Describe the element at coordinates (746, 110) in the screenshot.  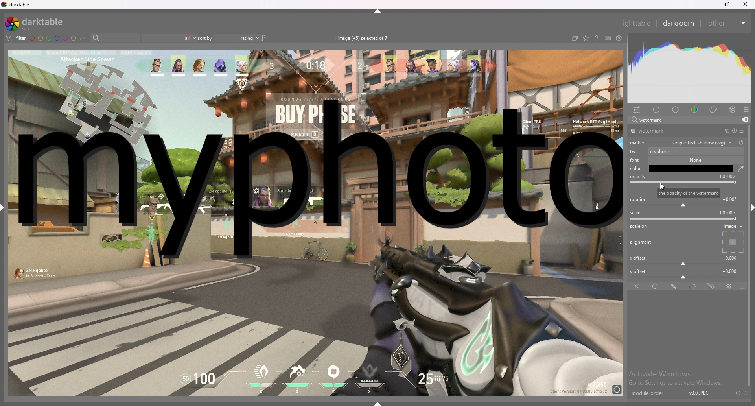
I see `presets` at that location.